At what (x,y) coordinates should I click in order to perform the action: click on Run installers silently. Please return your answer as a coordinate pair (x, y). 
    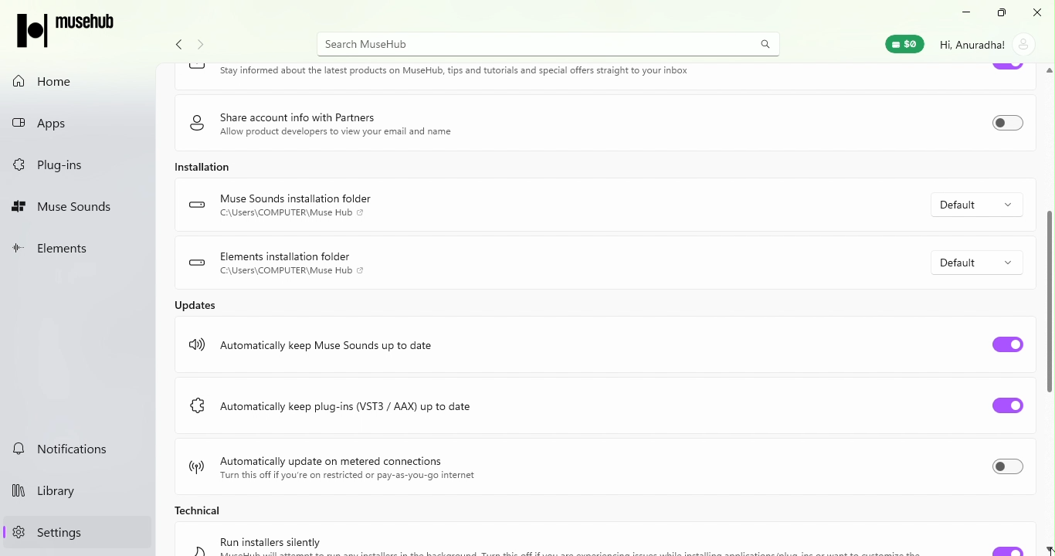
    Looking at the image, I should click on (272, 541).